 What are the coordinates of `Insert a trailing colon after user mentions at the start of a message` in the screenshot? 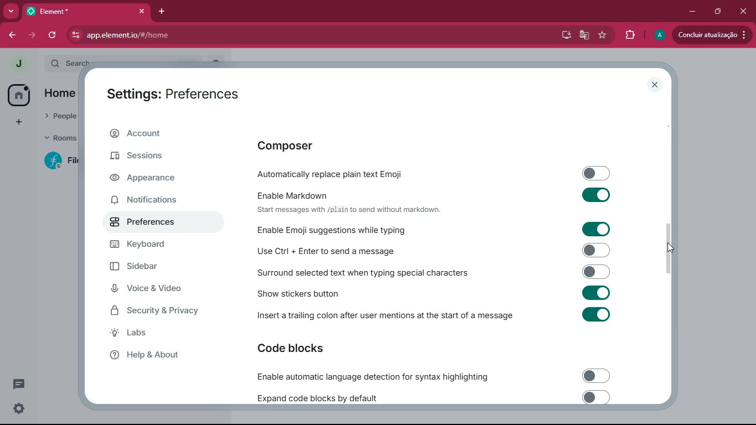 It's located at (429, 315).